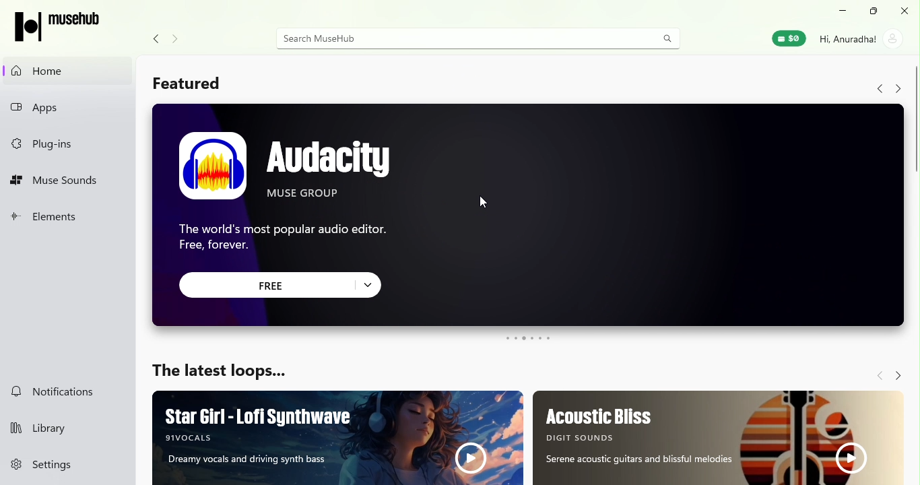 This screenshot has height=485, width=920. I want to click on swipe buttons, so click(529, 339).